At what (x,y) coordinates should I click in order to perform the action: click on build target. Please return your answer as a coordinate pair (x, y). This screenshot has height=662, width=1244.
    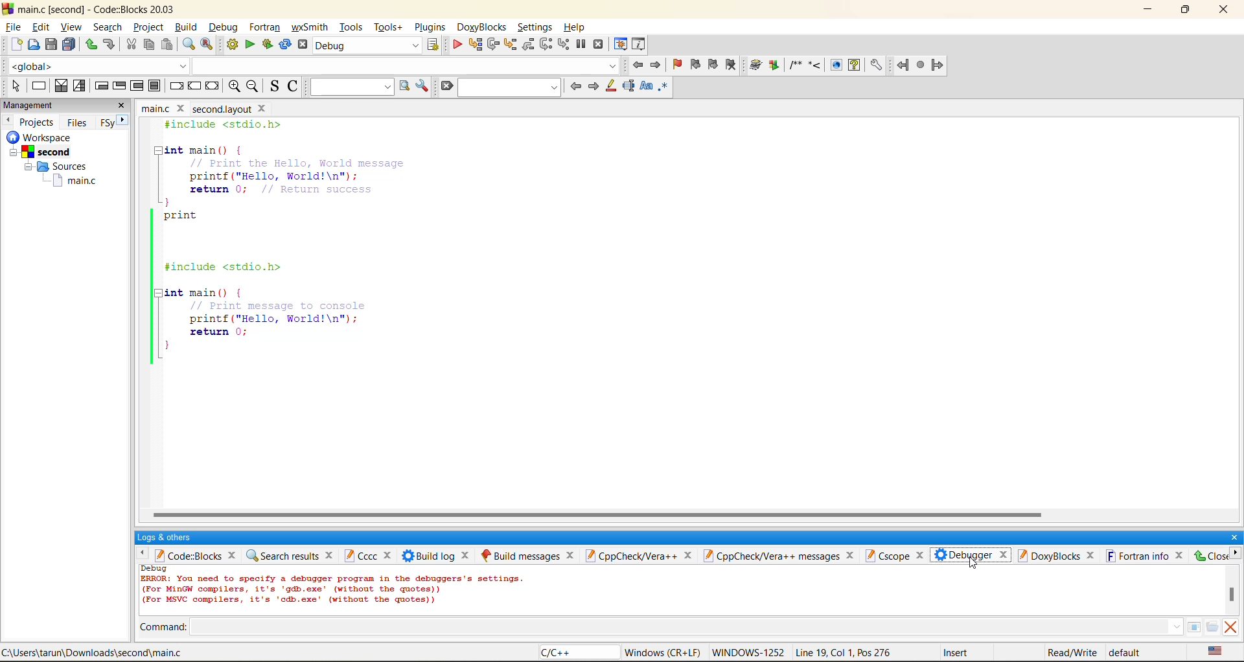
    Looking at the image, I should click on (369, 45).